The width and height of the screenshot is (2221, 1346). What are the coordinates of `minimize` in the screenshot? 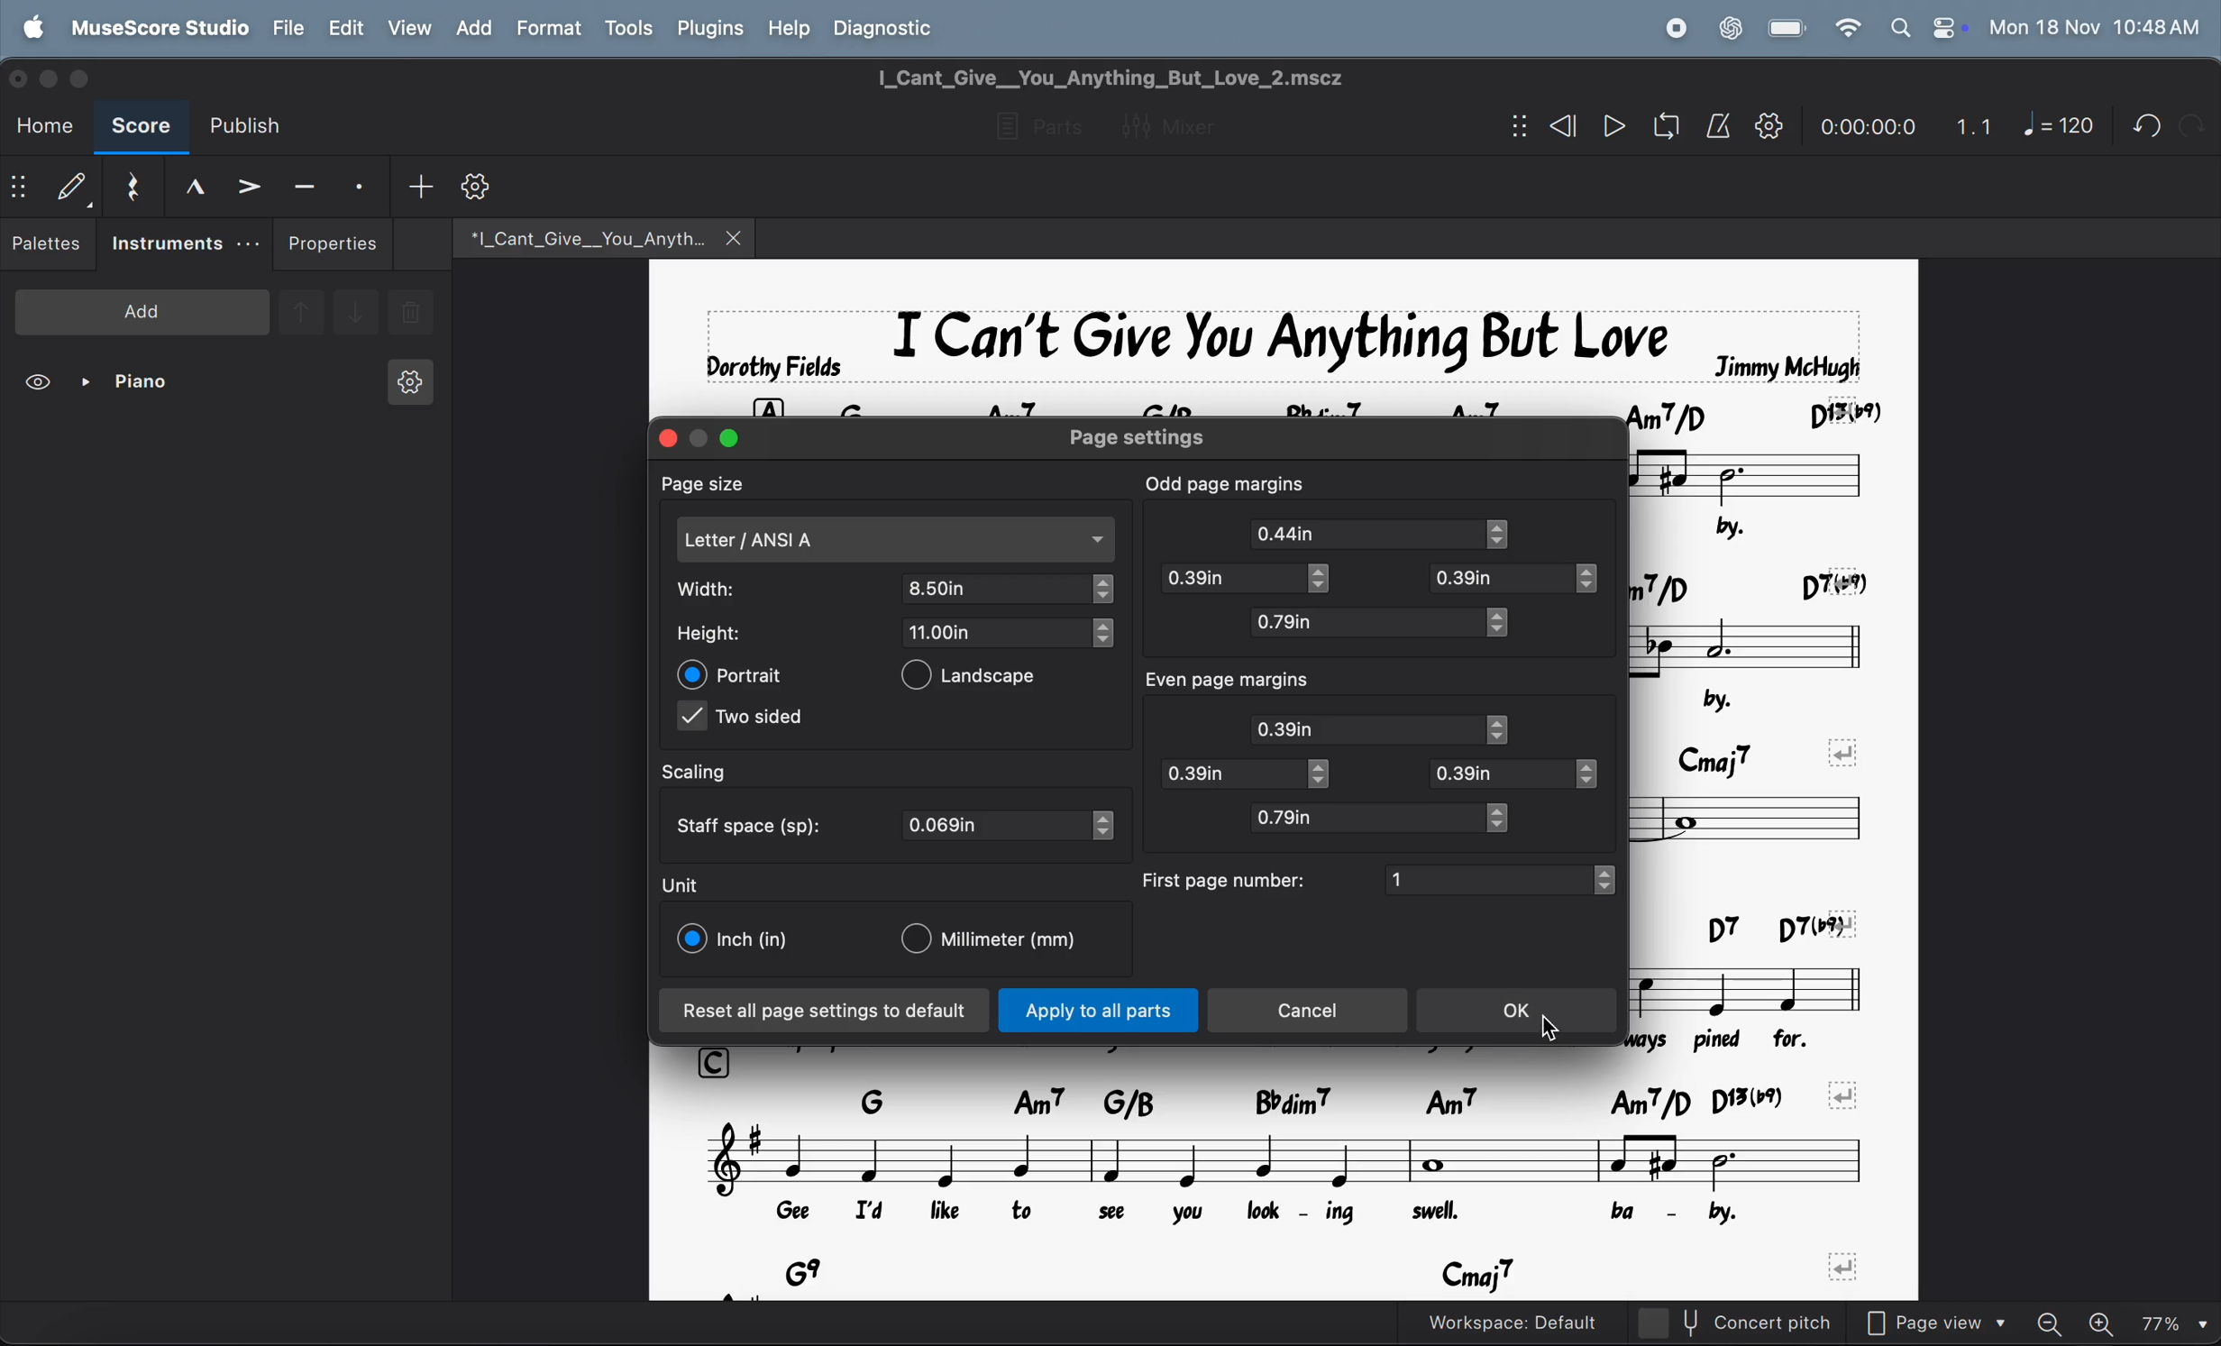 It's located at (700, 433).